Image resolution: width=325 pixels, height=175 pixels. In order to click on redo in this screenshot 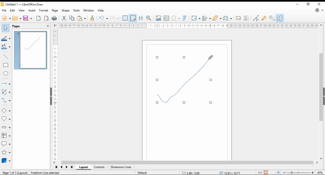, I will do `click(115, 18)`.